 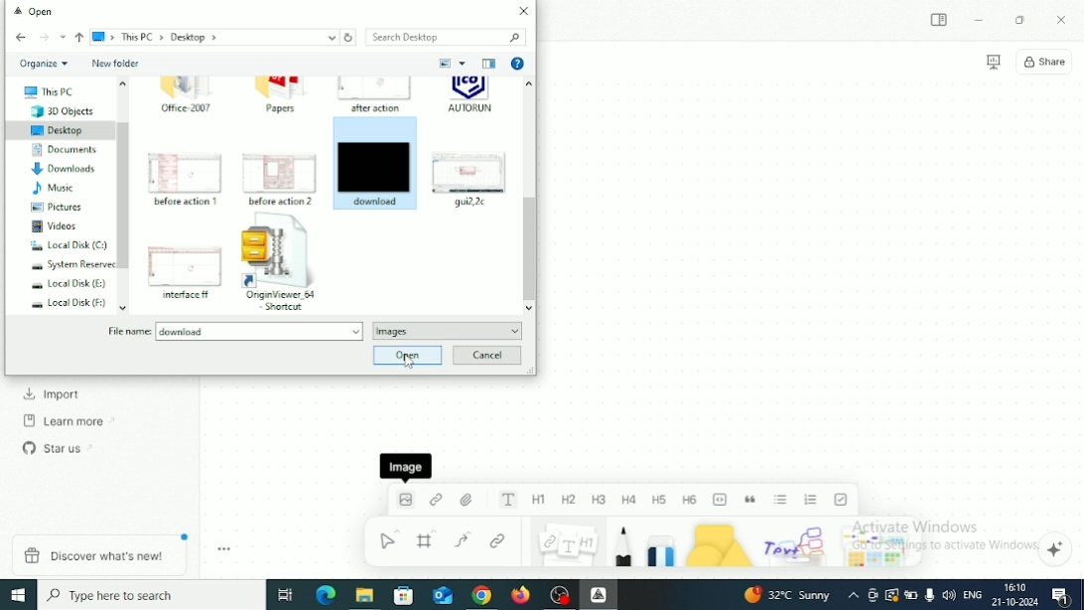 I want to click on after action, so click(x=374, y=95).